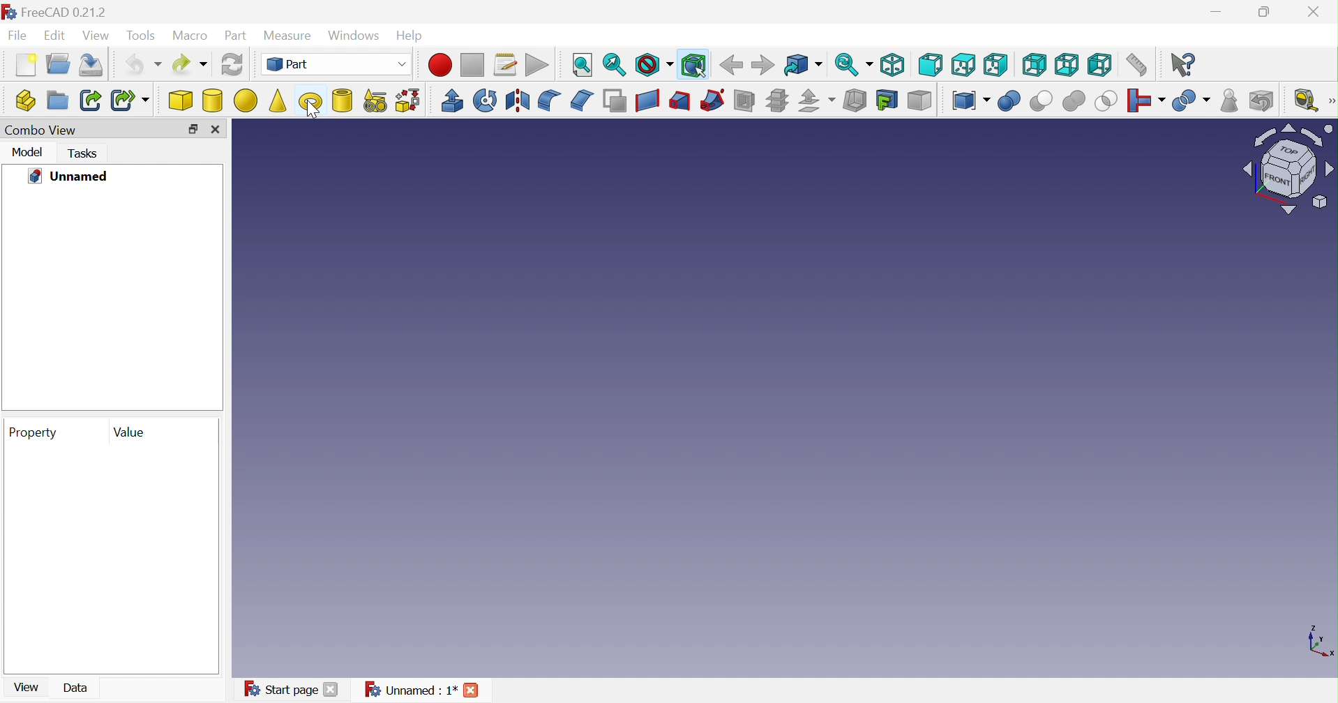 Image resolution: width=1338 pixels, height=703 pixels. Describe the element at coordinates (1330, 100) in the screenshot. I see `[Measure]` at that location.